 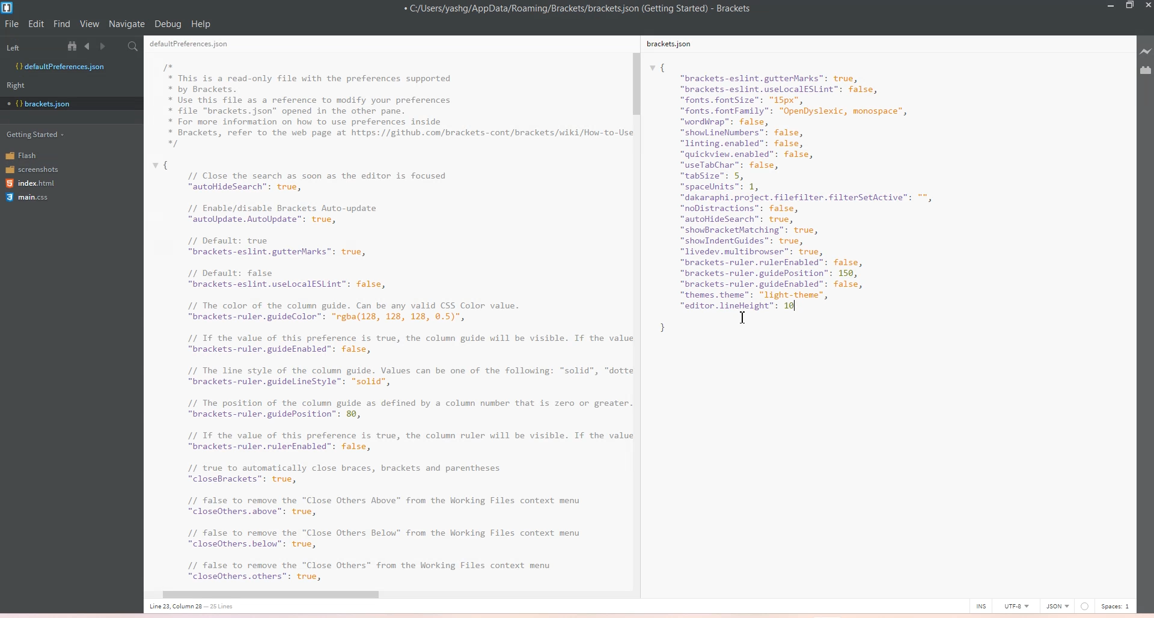 I want to click on Vertical scroll bar, so click(x=635, y=307).